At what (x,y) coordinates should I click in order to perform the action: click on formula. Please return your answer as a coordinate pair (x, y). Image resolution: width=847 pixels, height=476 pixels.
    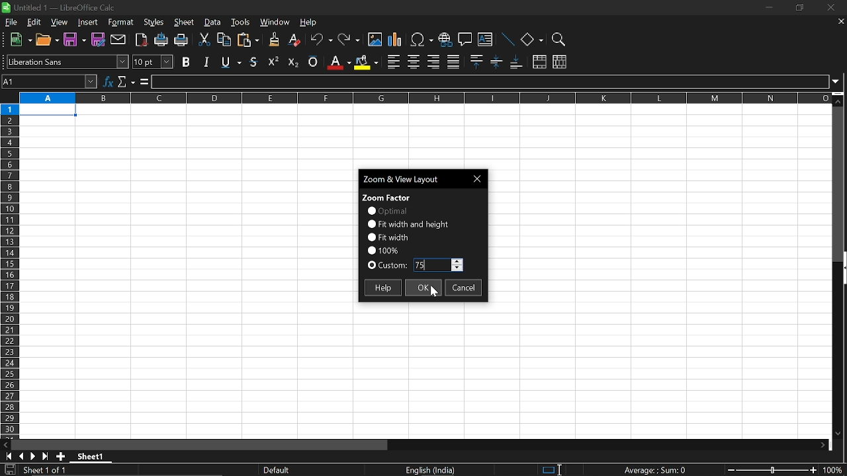
    Looking at the image, I should click on (143, 82).